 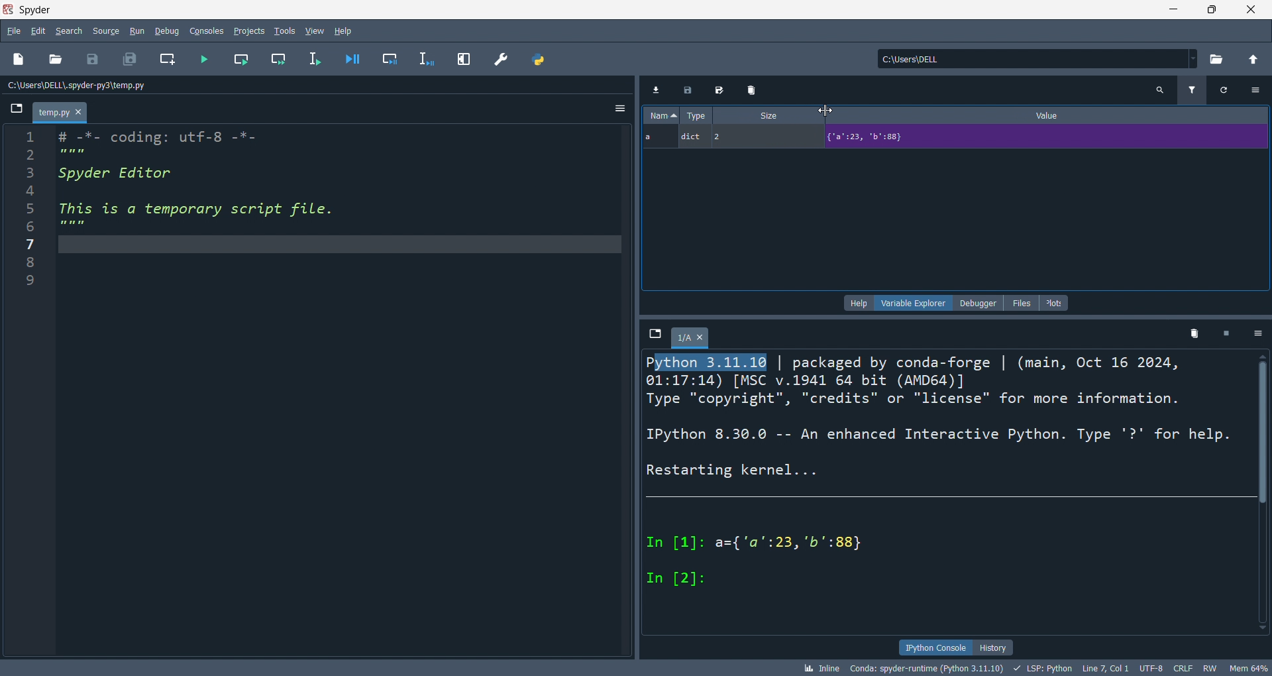 What do you see at coordinates (347, 29) in the screenshot?
I see `help` at bounding box center [347, 29].